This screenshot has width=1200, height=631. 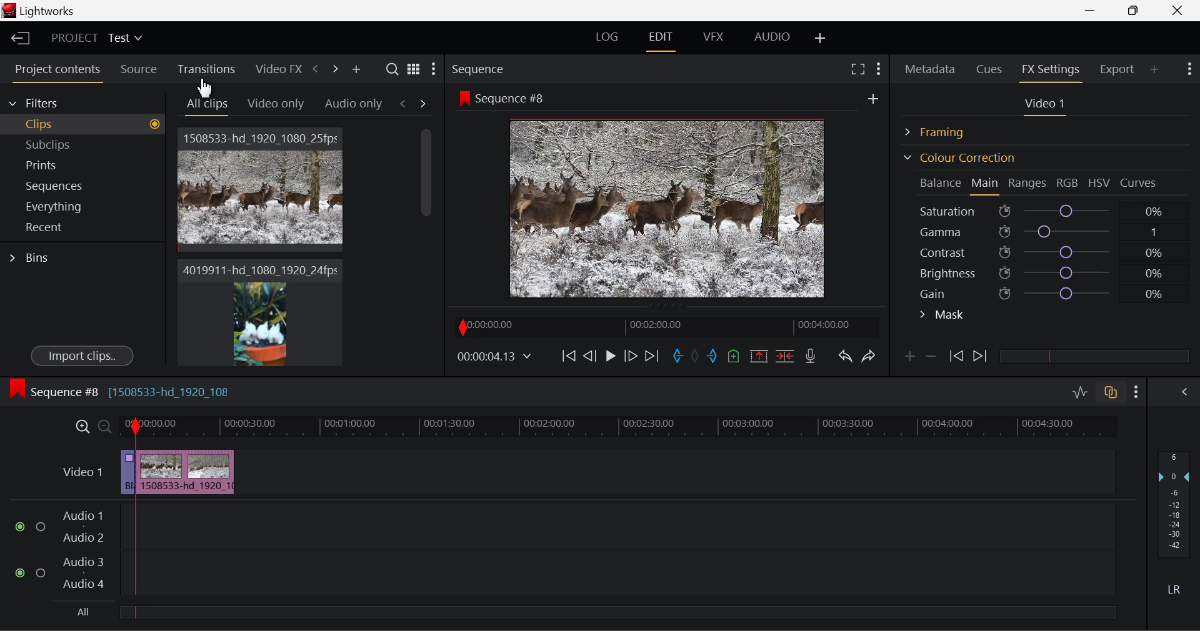 I want to click on Add Layout, so click(x=821, y=39).